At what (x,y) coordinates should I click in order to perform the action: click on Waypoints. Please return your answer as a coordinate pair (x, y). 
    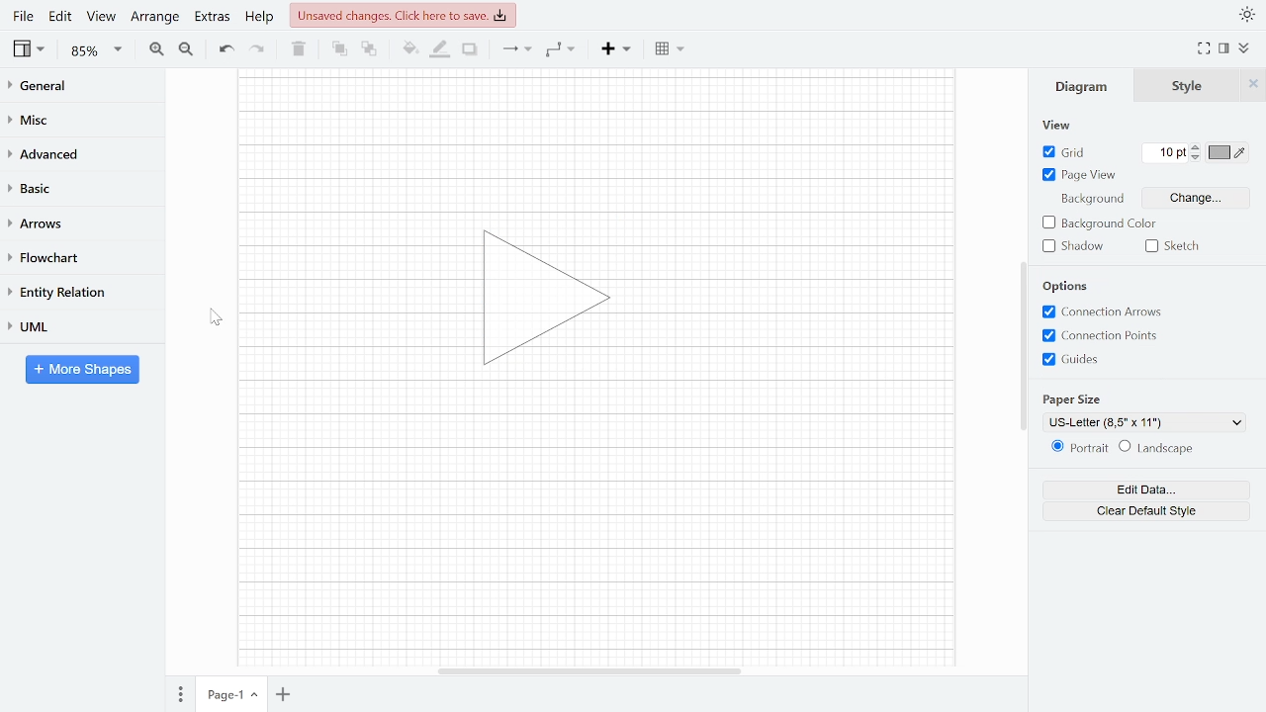
    Looking at the image, I should click on (562, 48).